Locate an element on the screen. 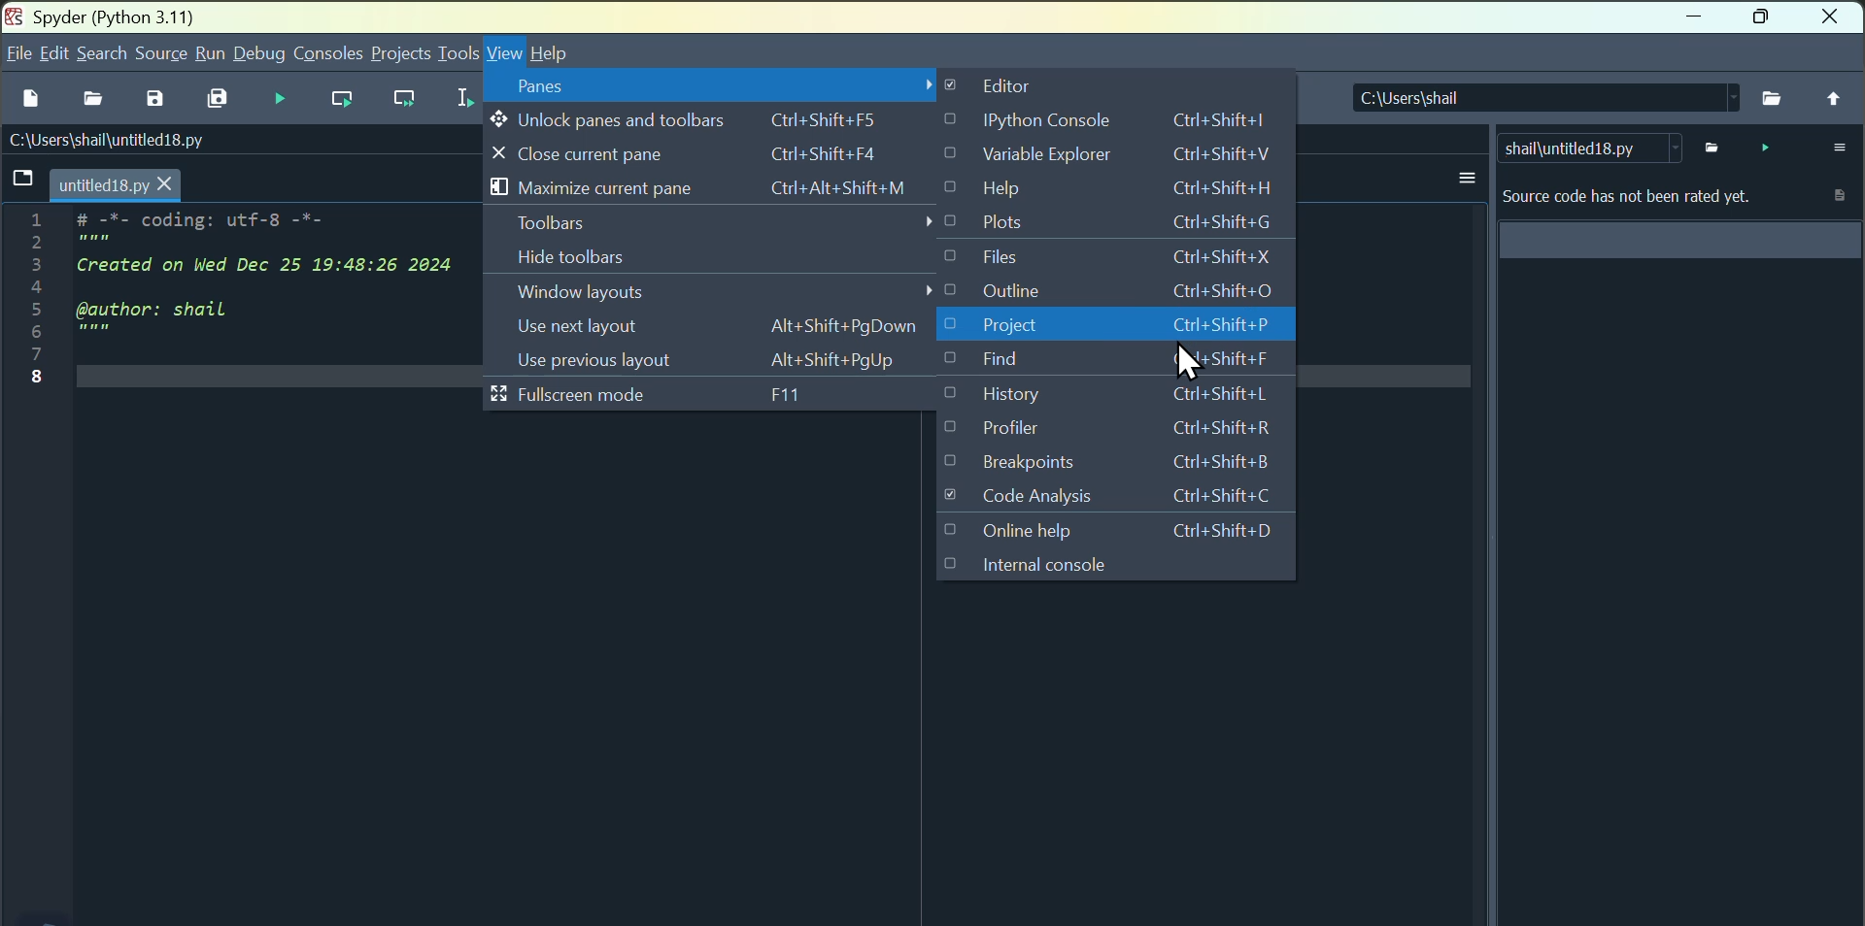 The width and height of the screenshot is (1865, 926). select parent file is located at coordinates (1834, 98).